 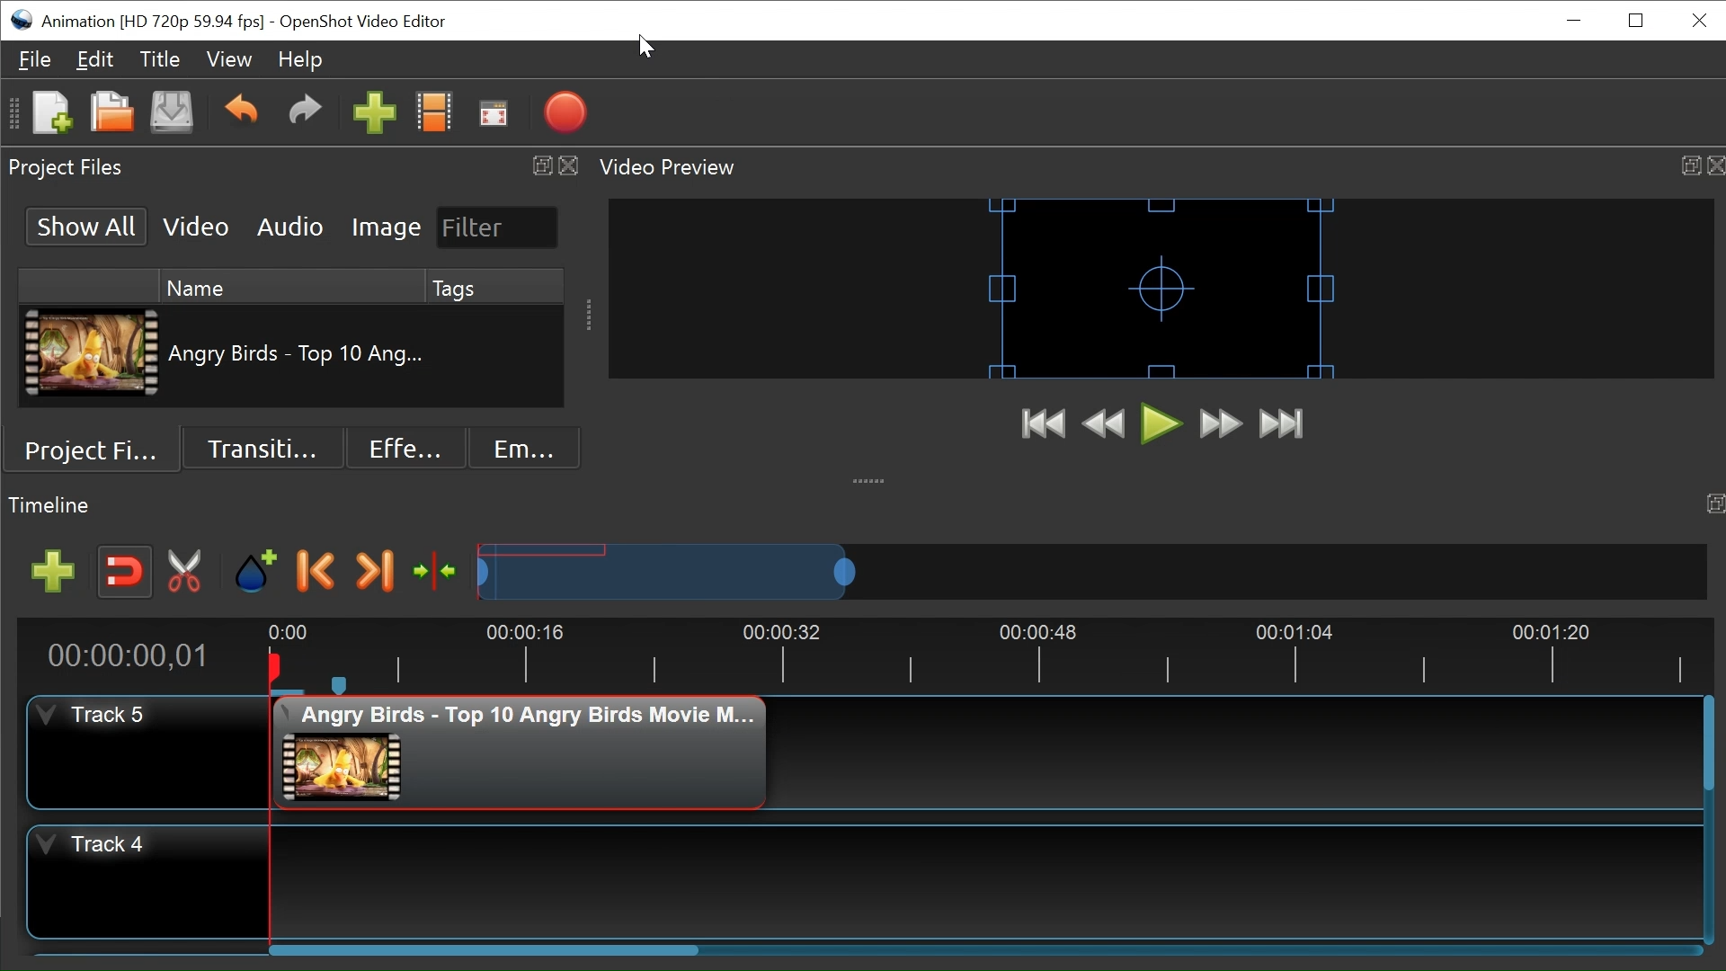 What do you see at coordinates (1164, 426) in the screenshot?
I see `Toggle play or pause` at bounding box center [1164, 426].